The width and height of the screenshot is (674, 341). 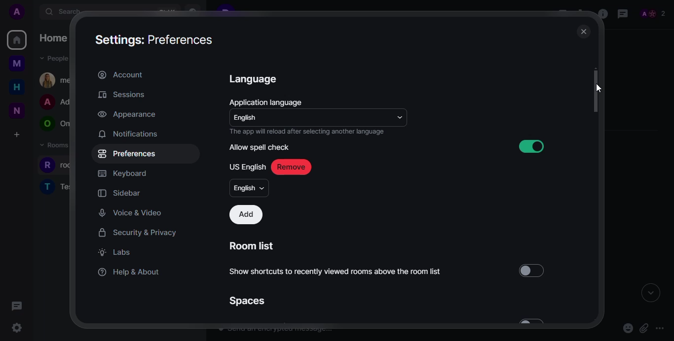 I want to click on remove, so click(x=291, y=167).